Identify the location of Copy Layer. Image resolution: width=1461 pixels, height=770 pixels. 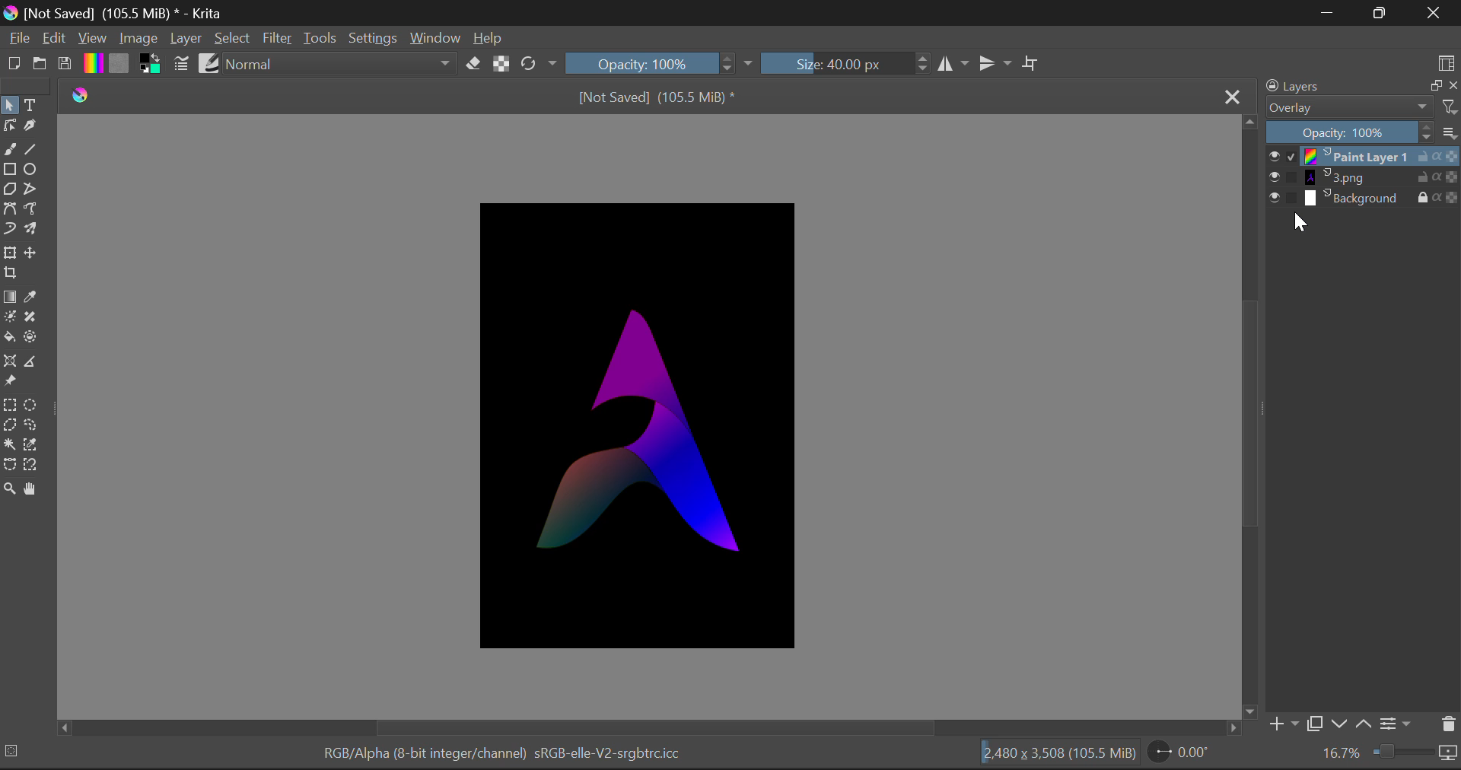
(1316, 722).